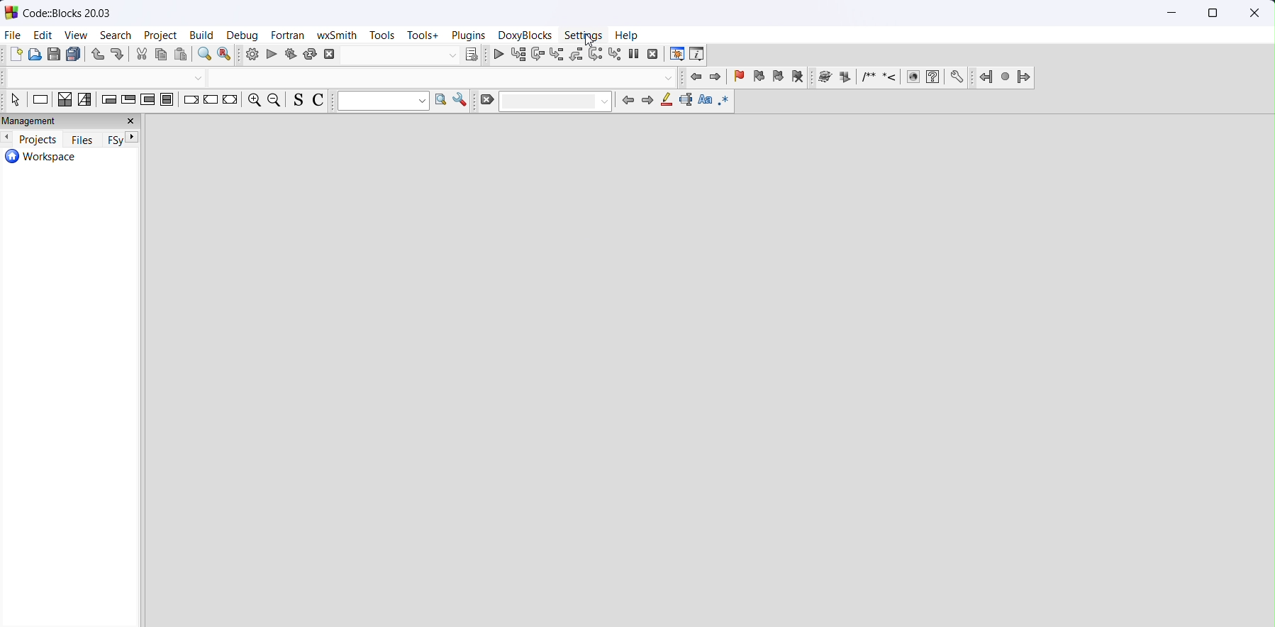 The image size is (1275, 627). I want to click on counting loop, so click(147, 101).